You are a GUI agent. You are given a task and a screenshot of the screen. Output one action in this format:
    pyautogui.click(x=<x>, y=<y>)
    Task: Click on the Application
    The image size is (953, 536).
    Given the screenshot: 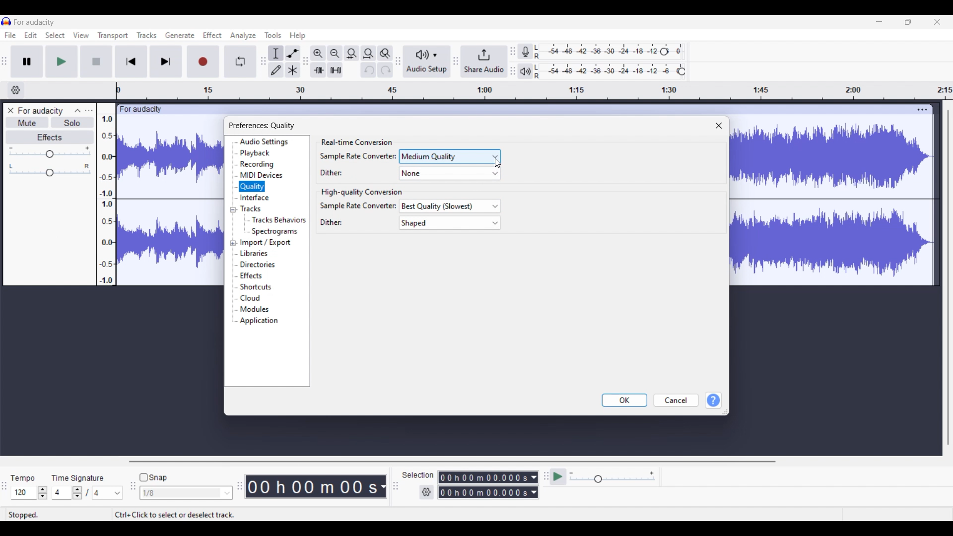 What is the action you would take?
    pyautogui.click(x=259, y=321)
    